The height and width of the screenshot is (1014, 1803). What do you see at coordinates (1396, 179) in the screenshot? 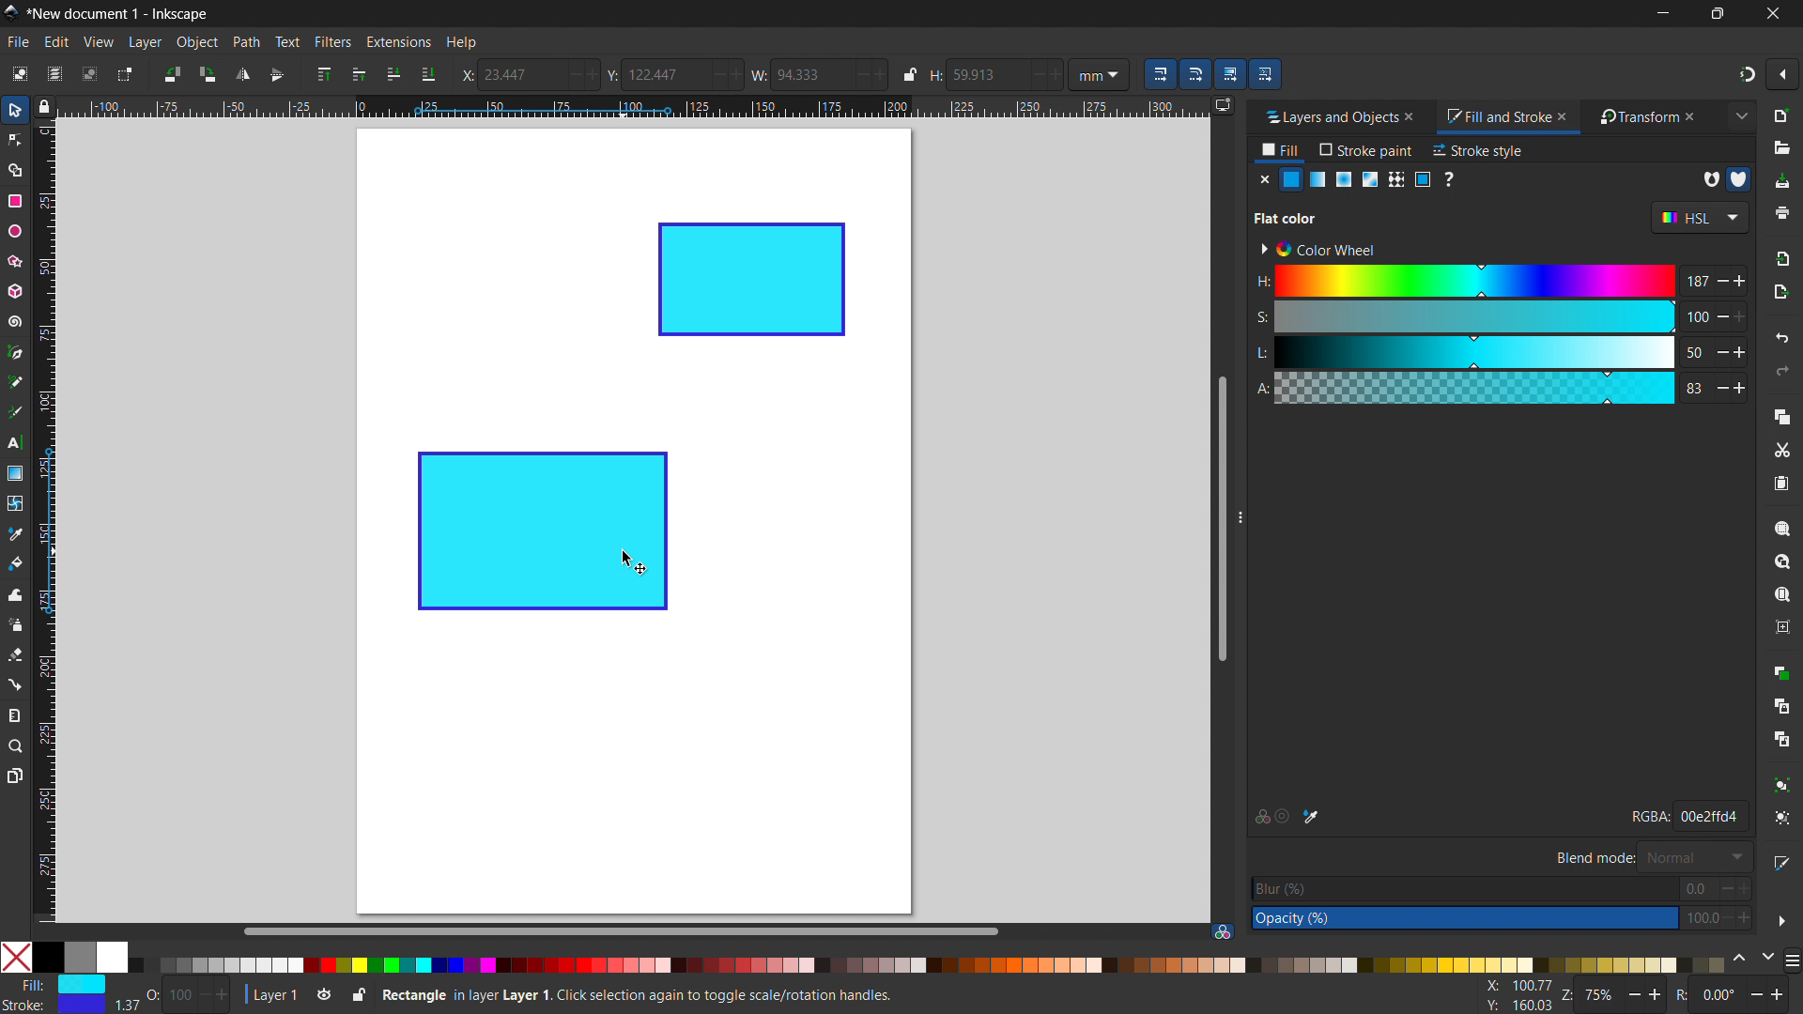
I see `pattern` at bounding box center [1396, 179].